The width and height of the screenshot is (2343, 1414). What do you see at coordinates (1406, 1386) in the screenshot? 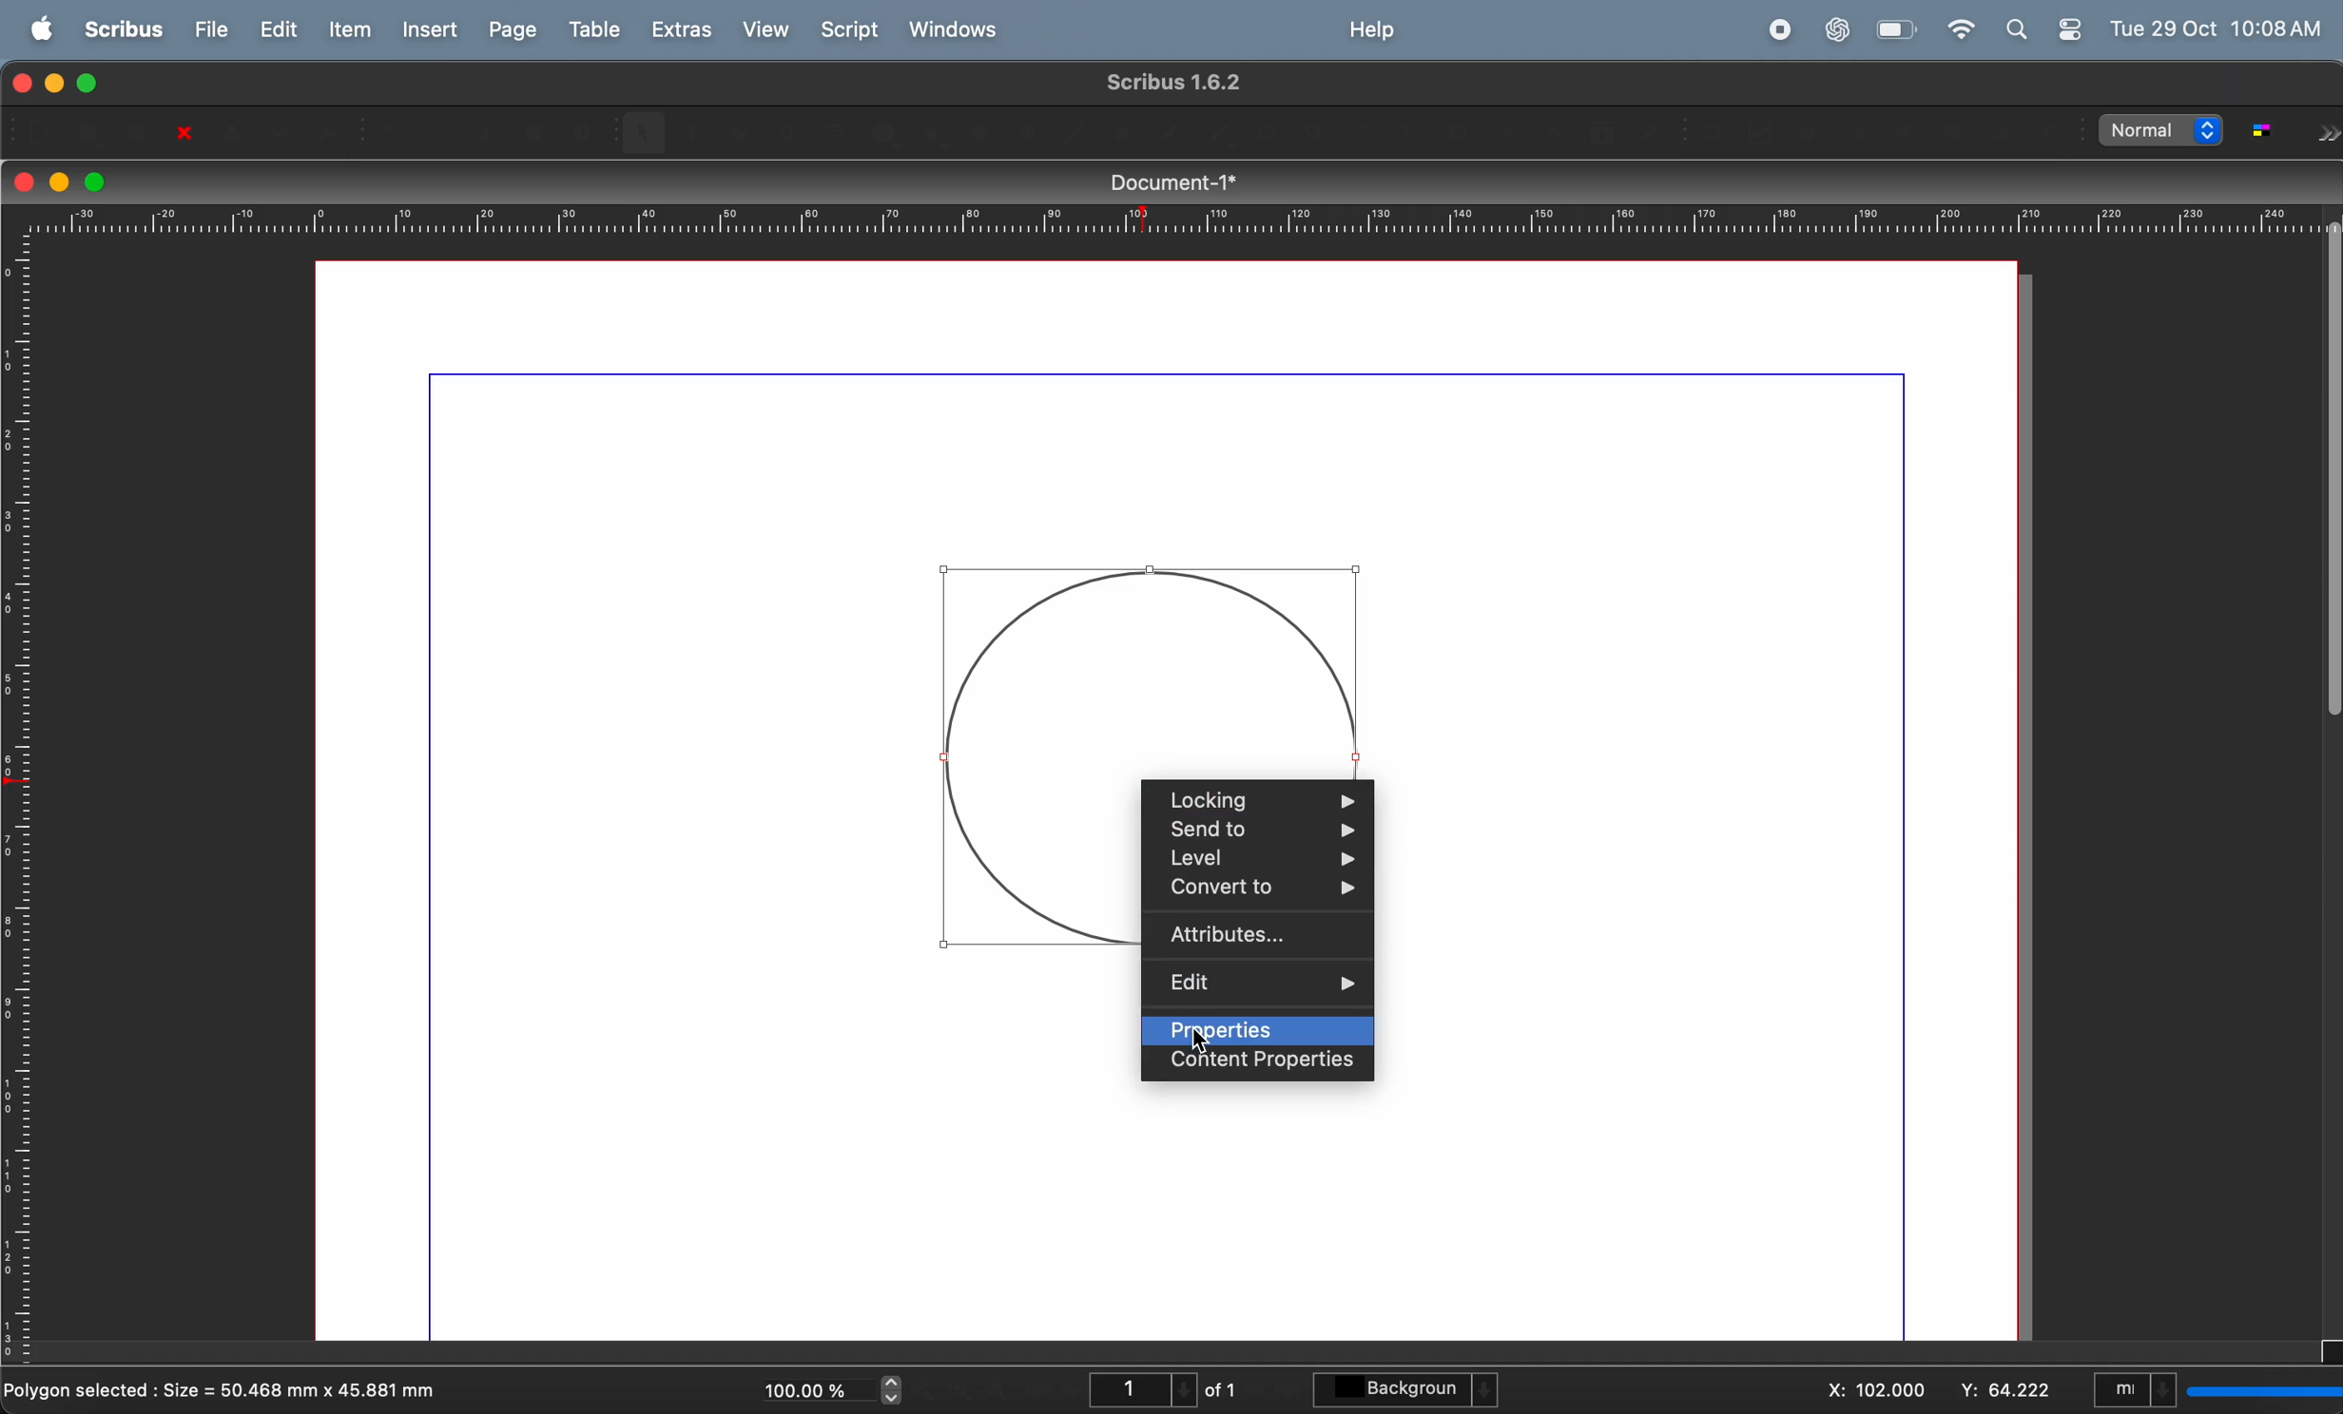
I see `background` at bounding box center [1406, 1386].